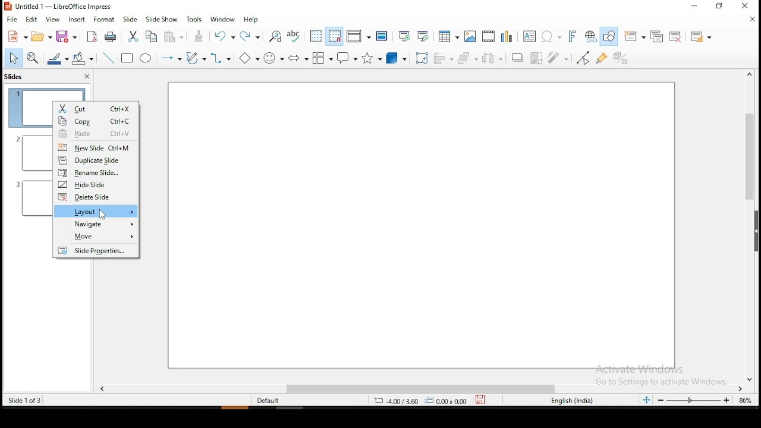 This screenshot has height=428, width=761. I want to click on zoom and pan, so click(34, 58).